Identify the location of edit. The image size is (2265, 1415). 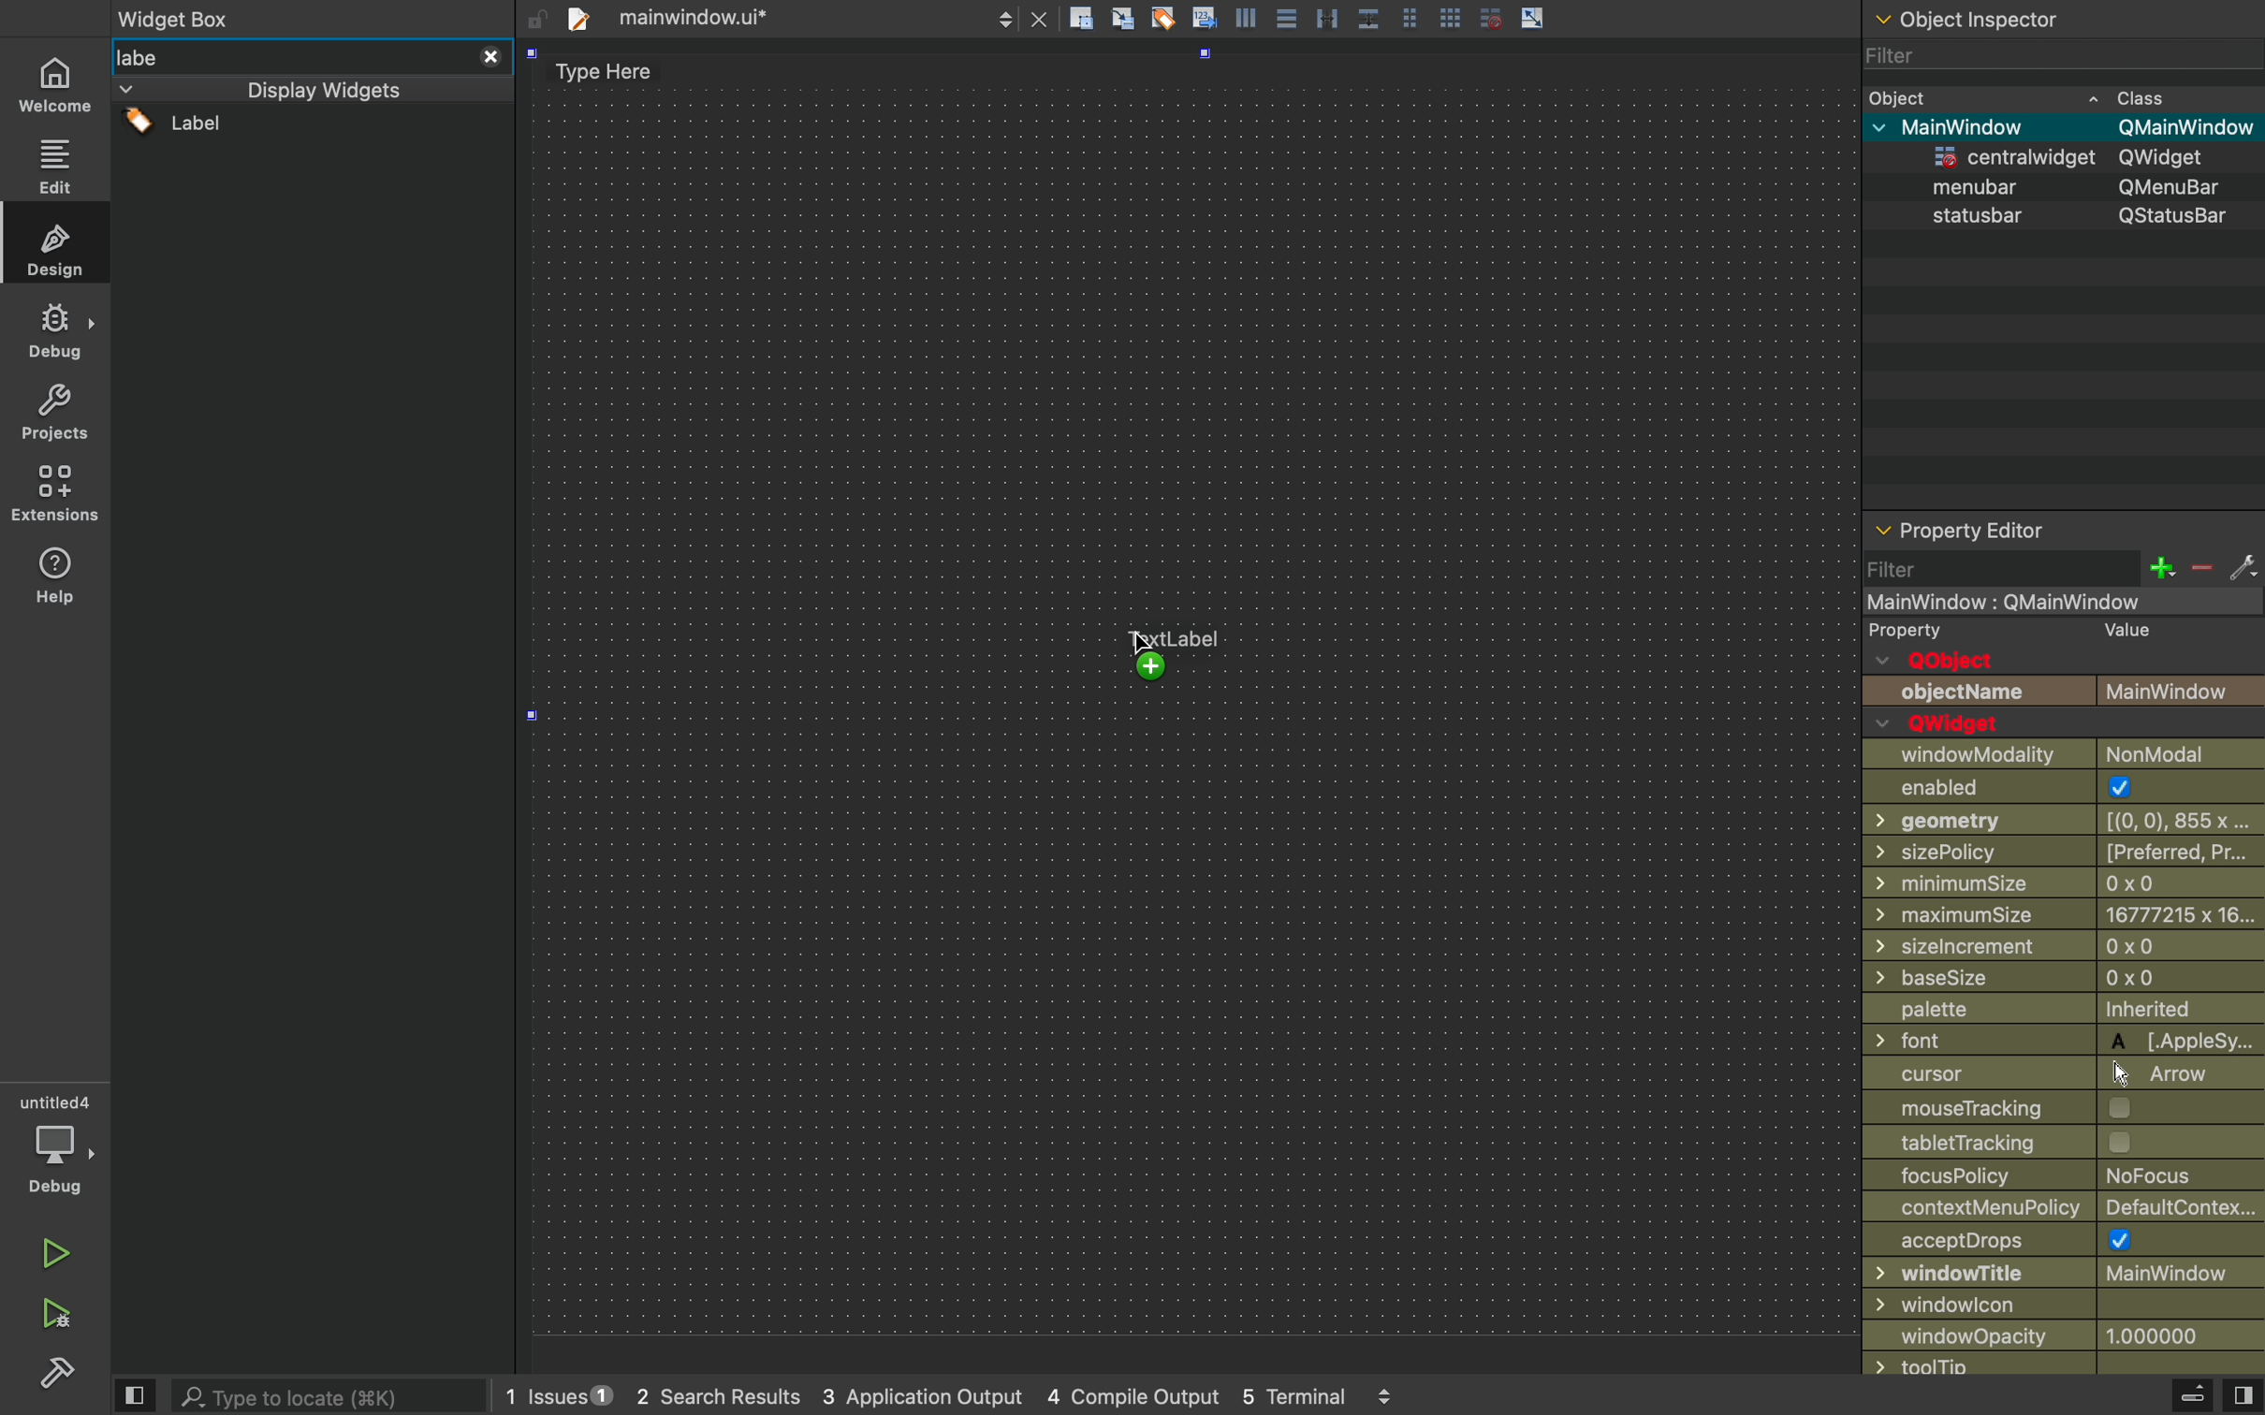
(54, 161).